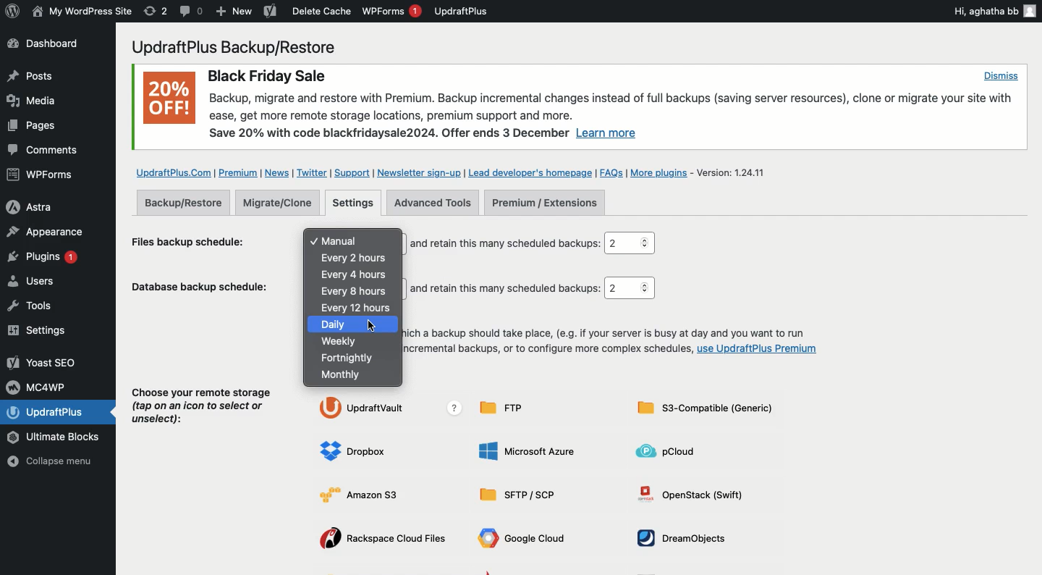  What do you see at coordinates (505, 243) in the screenshot?
I see `and retain this many scheduled backups` at bounding box center [505, 243].